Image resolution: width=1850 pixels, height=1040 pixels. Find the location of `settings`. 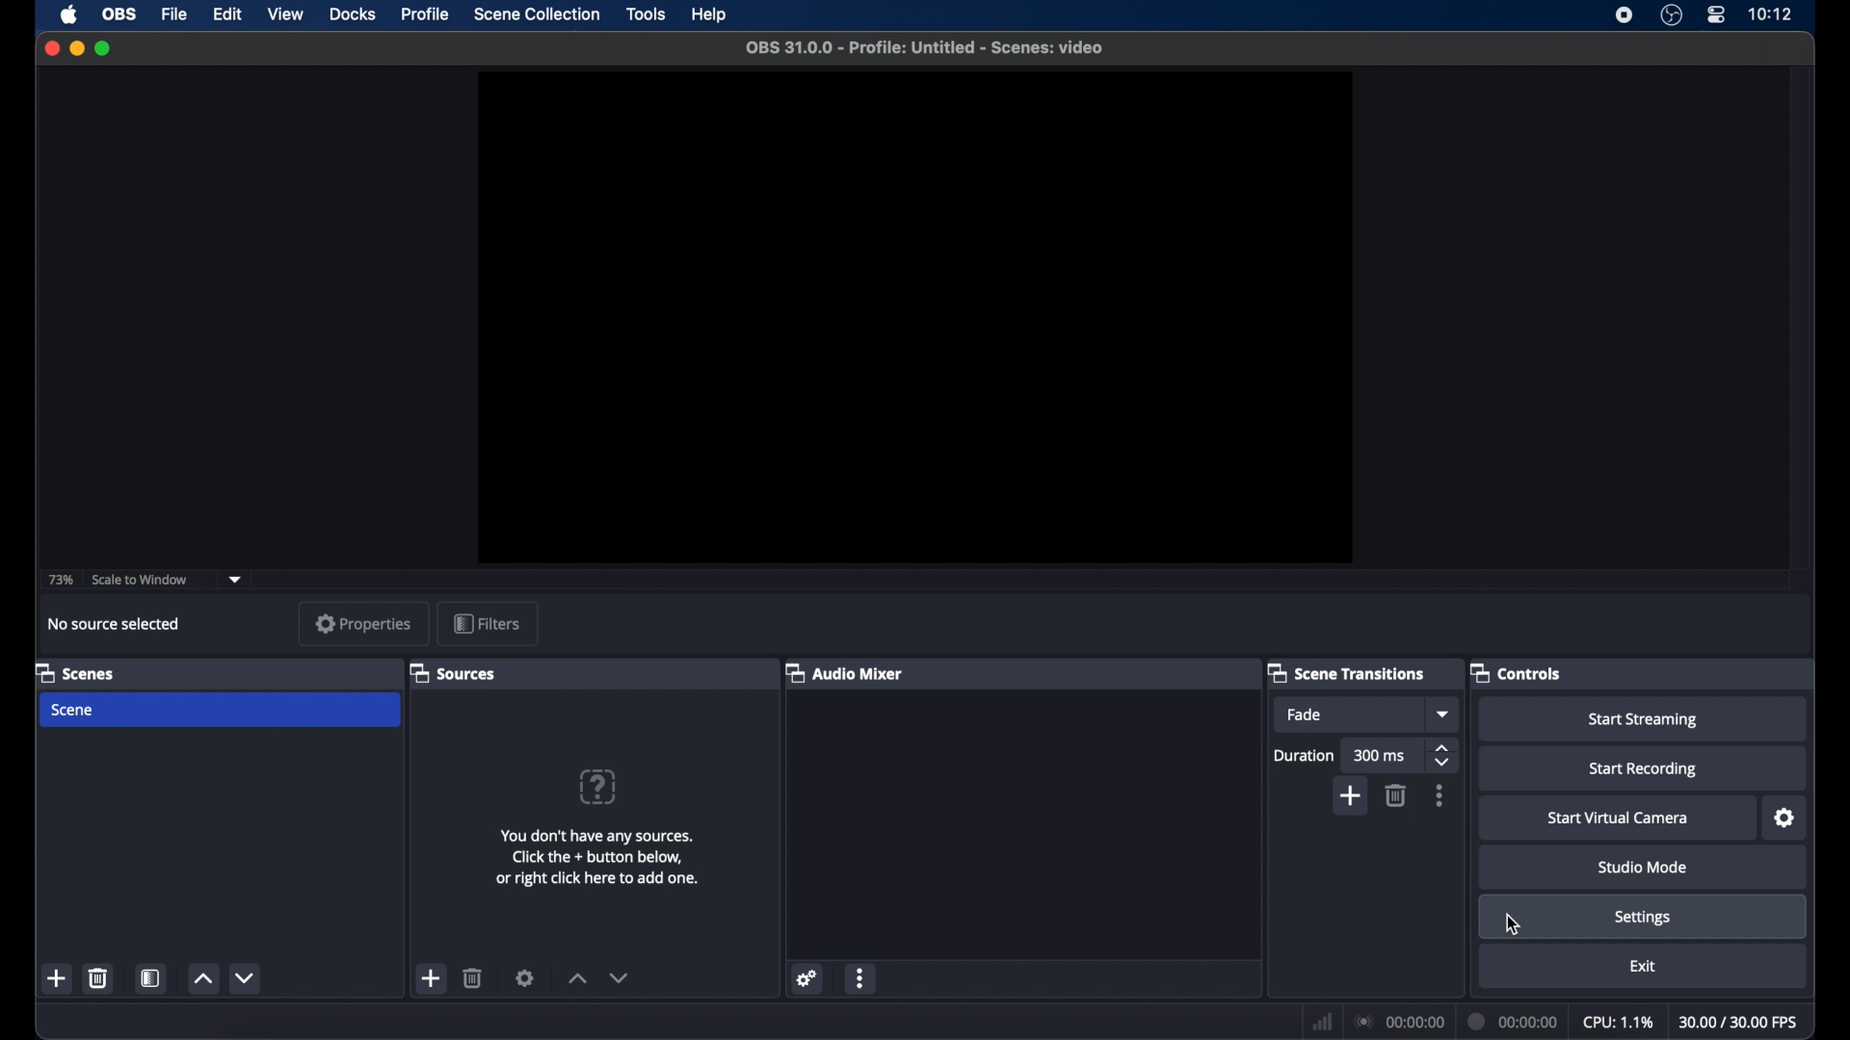

settings is located at coordinates (808, 979).